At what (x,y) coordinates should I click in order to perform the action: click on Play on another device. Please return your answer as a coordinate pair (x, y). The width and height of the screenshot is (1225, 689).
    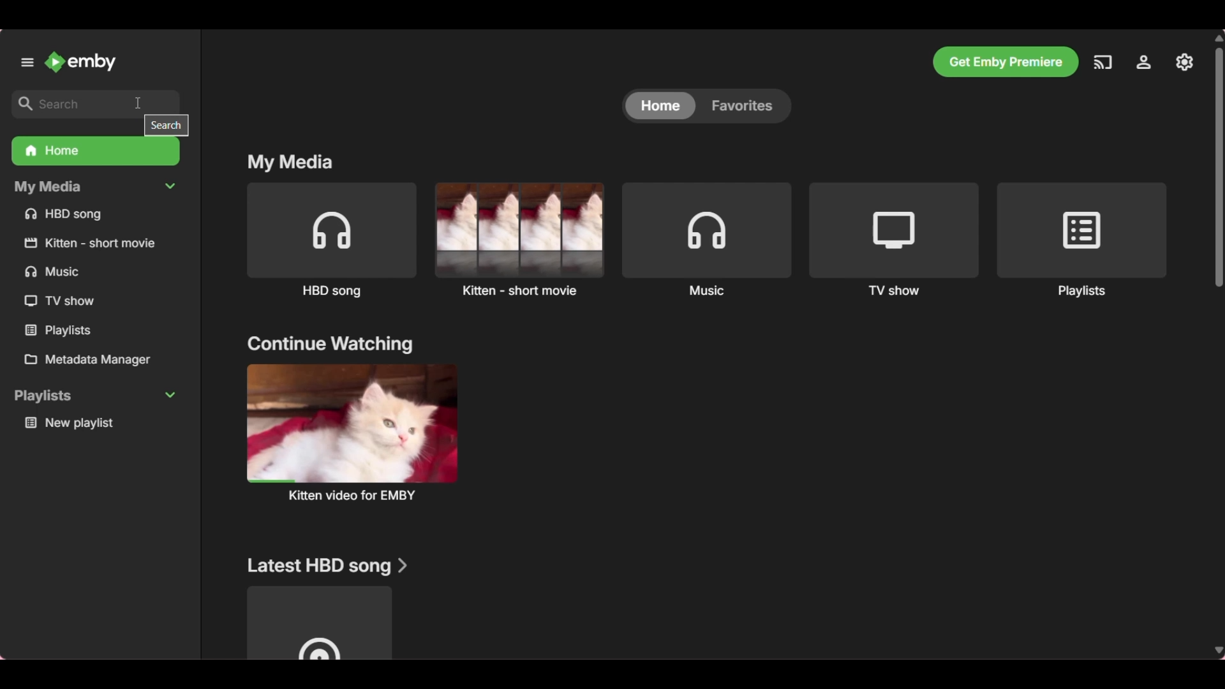
    Looking at the image, I should click on (1102, 66).